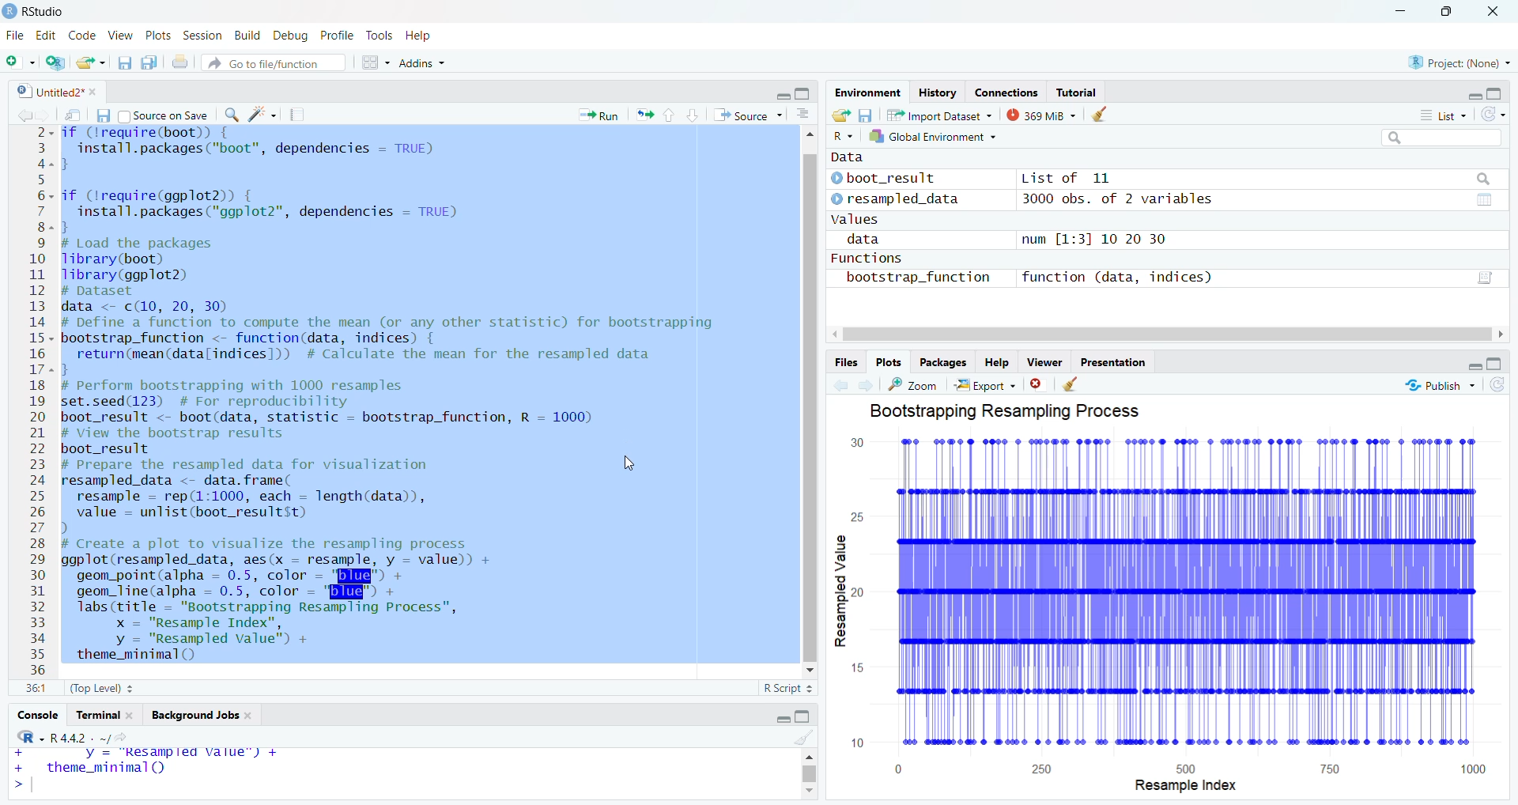  Describe the element at coordinates (1103, 115) in the screenshot. I see `clear history` at that location.